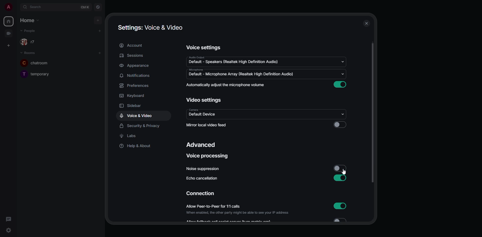 Image resolution: width=482 pixels, height=237 pixels. Describe the element at coordinates (134, 66) in the screenshot. I see `appearance` at that location.